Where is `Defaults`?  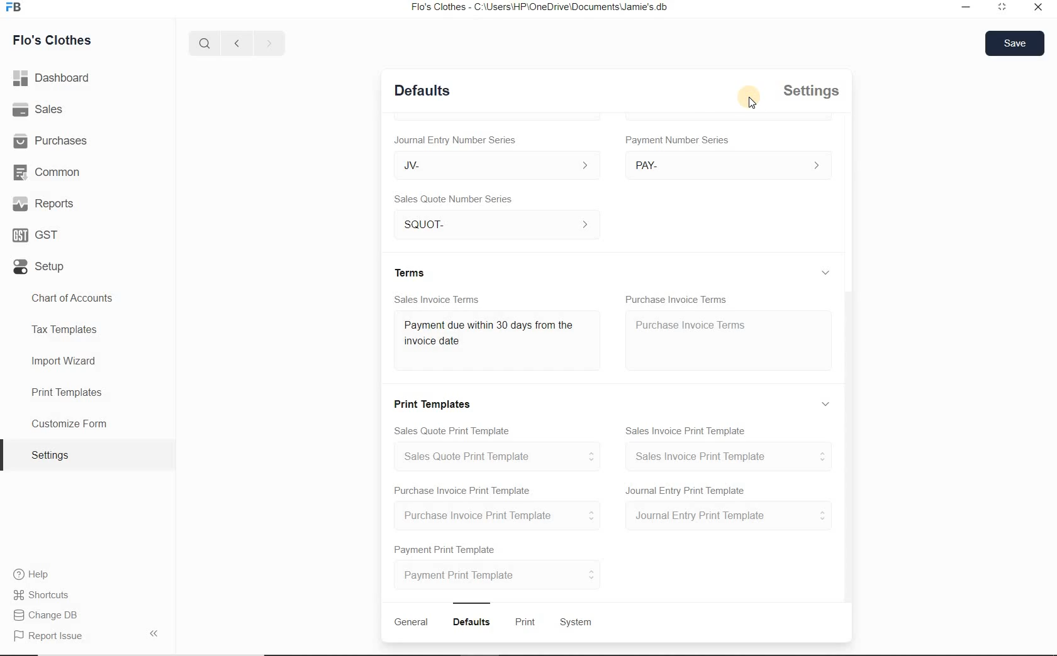
Defaults is located at coordinates (471, 622).